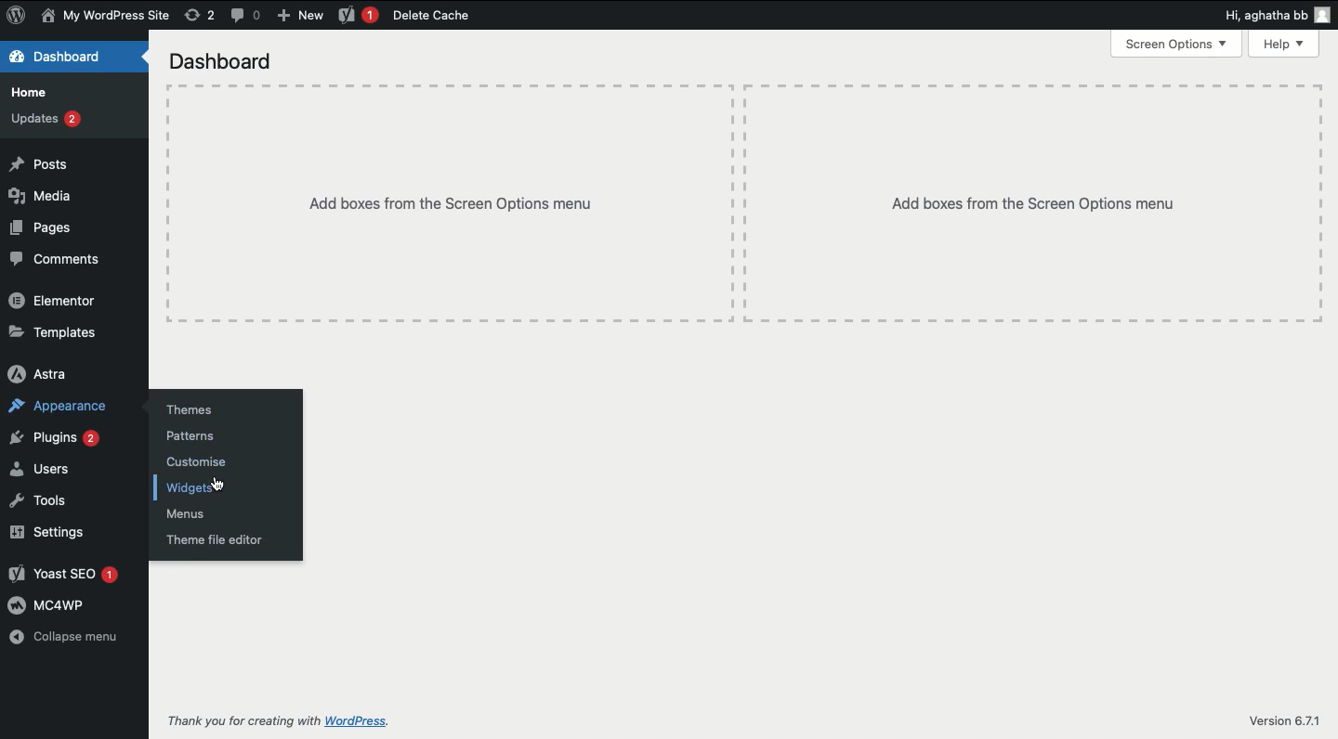 This screenshot has width=1338, height=739. Describe the element at coordinates (285, 719) in the screenshot. I see `Thank you for creating with WordPress.` at that location.